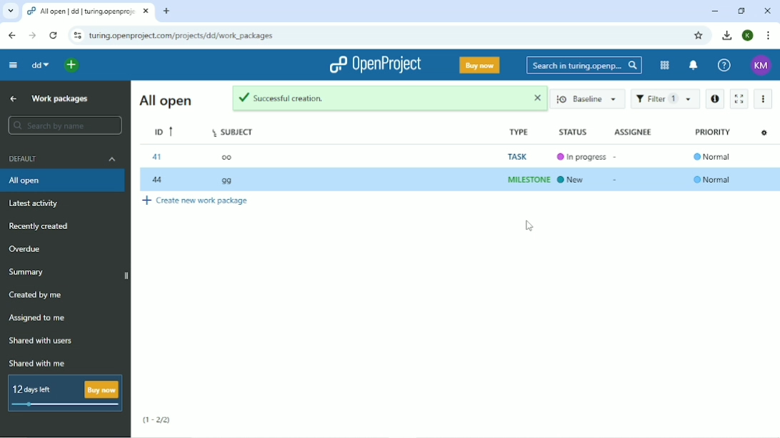  I want to click on To notification center, so click(694, 66).